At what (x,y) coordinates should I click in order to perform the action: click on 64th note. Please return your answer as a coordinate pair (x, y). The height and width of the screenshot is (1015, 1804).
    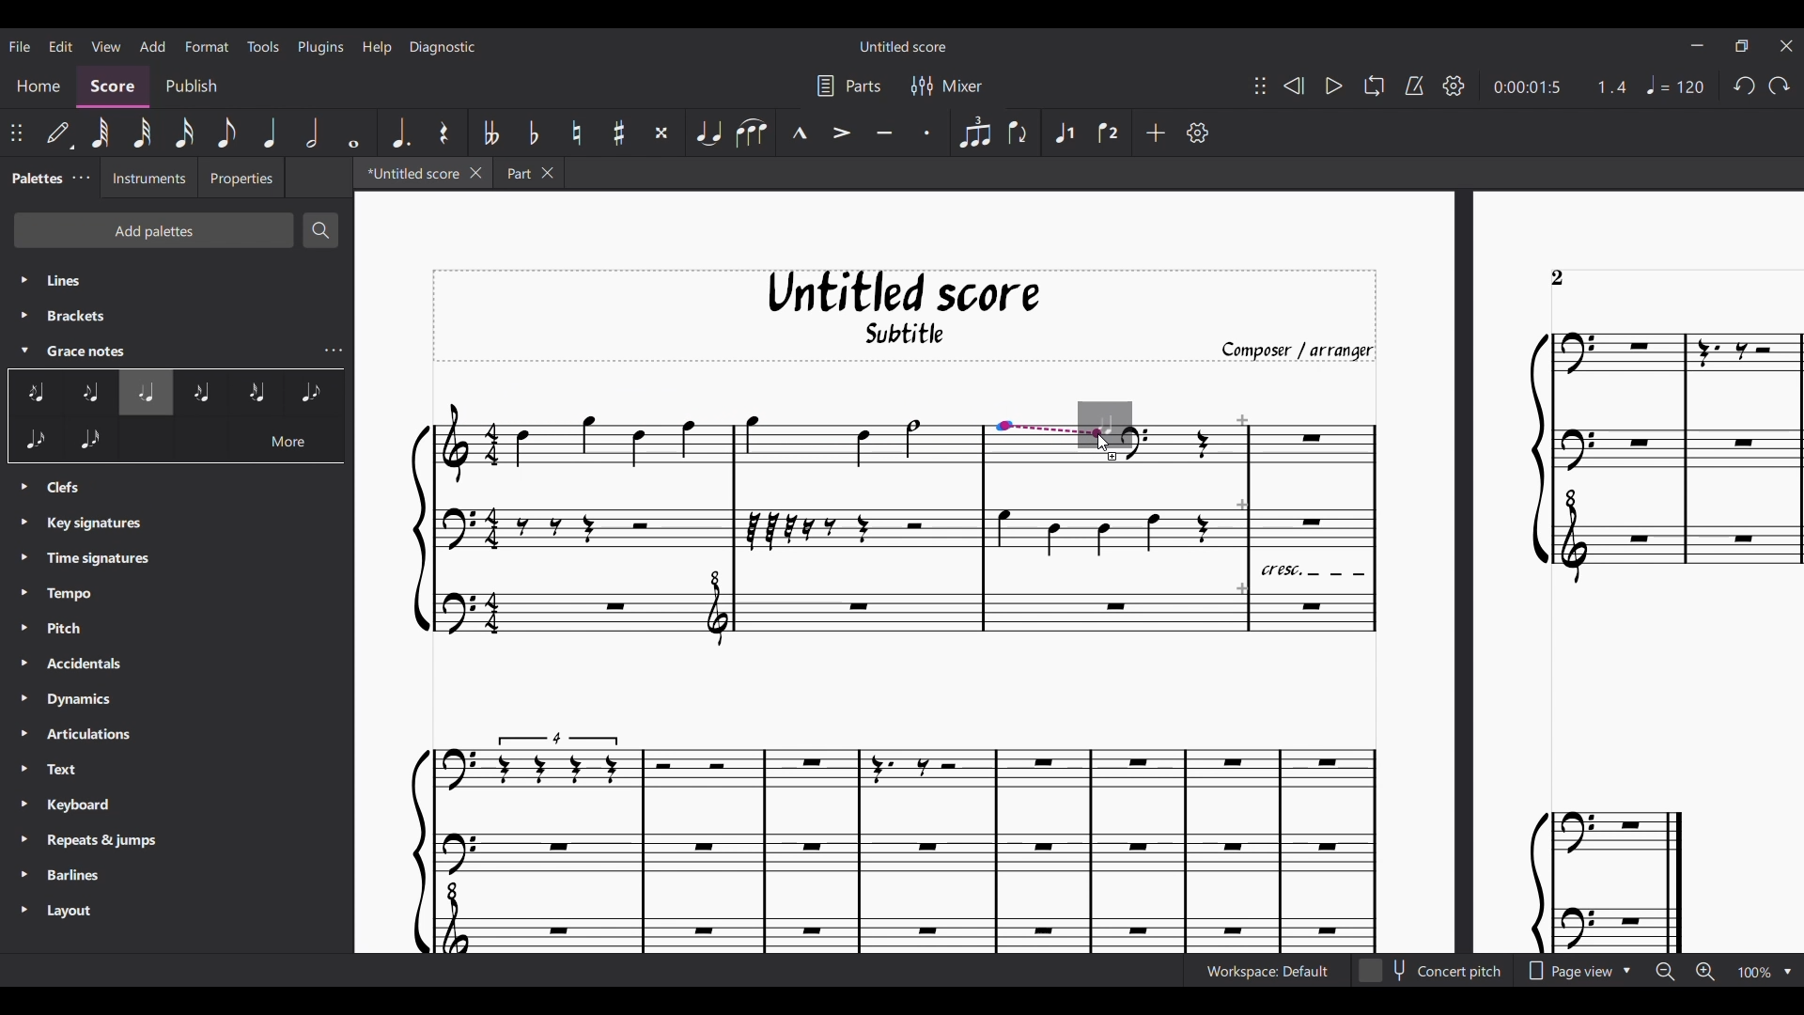
    Looking at the image, I should click on (100, 133).